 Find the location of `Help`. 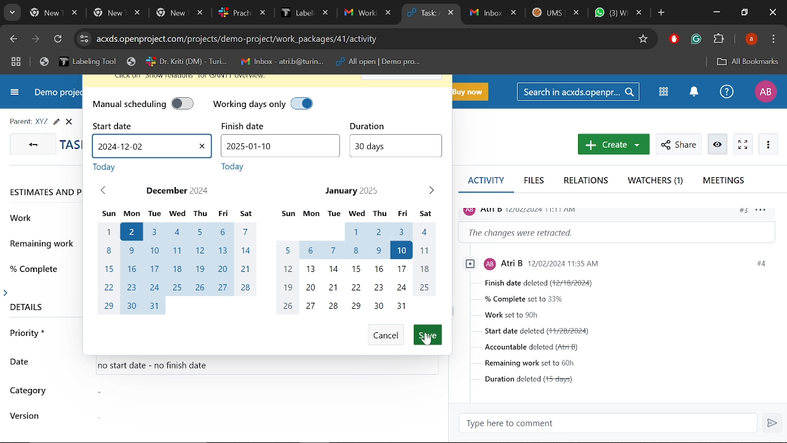

Help is located at coordinates (725, 92).